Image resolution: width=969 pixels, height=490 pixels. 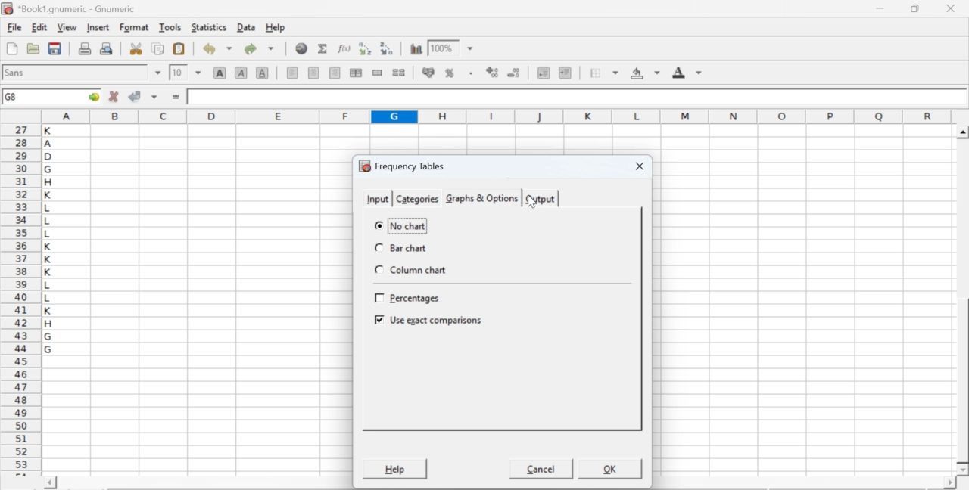 What do you see at coordinates (11, 48) in the screenshot?
I see `new` at bounding box center [11, 48].